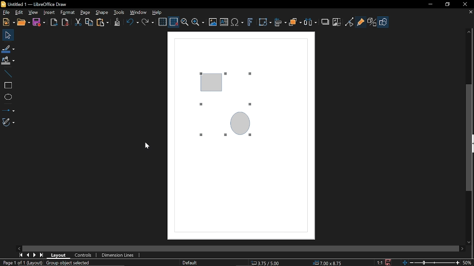  Describe the element at coordinates (174, 22) in the screenshot. I see `Snap to grid` at that location.